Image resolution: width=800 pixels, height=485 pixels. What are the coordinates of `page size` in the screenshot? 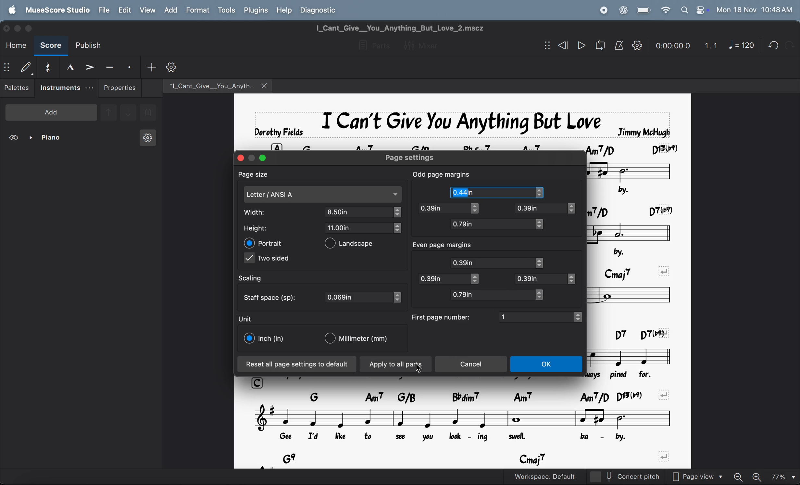 It's located at (259, 174).